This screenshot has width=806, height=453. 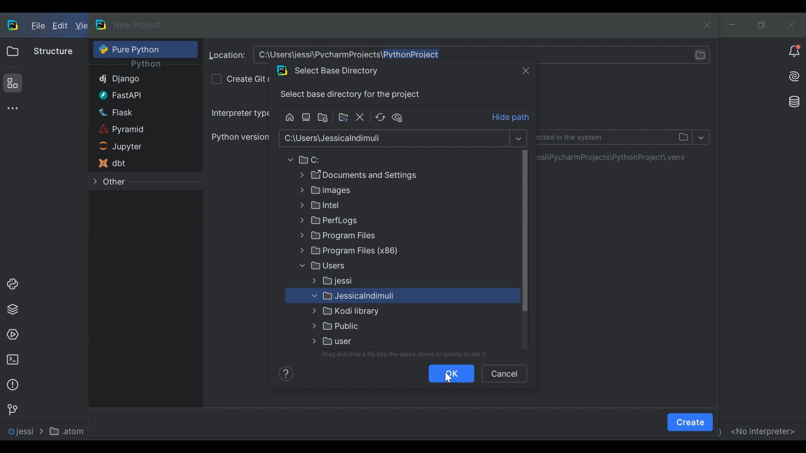 What do you see at coordinates (392, 297) in the screenshot?
I see `submenu Folder Path` at bounding box center [392, 297].